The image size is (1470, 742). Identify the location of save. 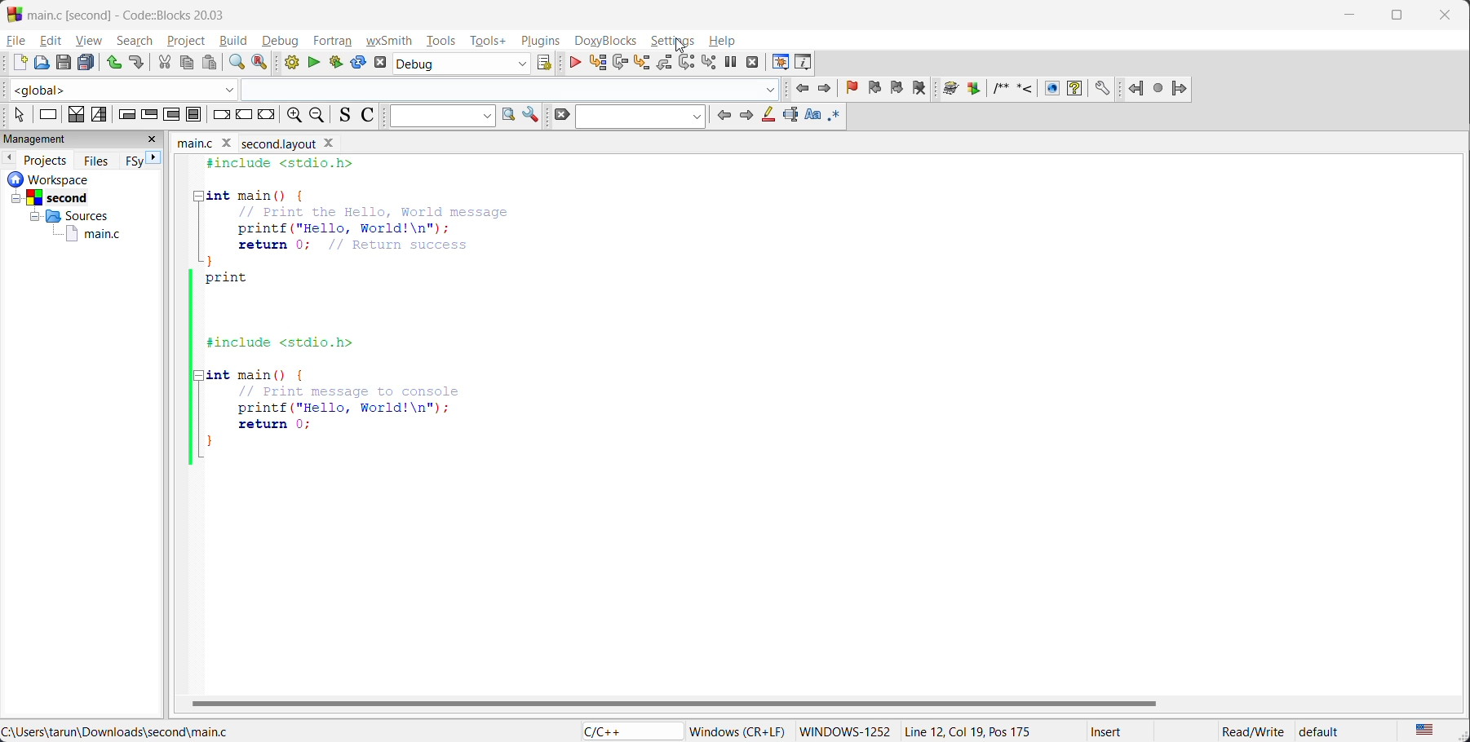
(64, 62).